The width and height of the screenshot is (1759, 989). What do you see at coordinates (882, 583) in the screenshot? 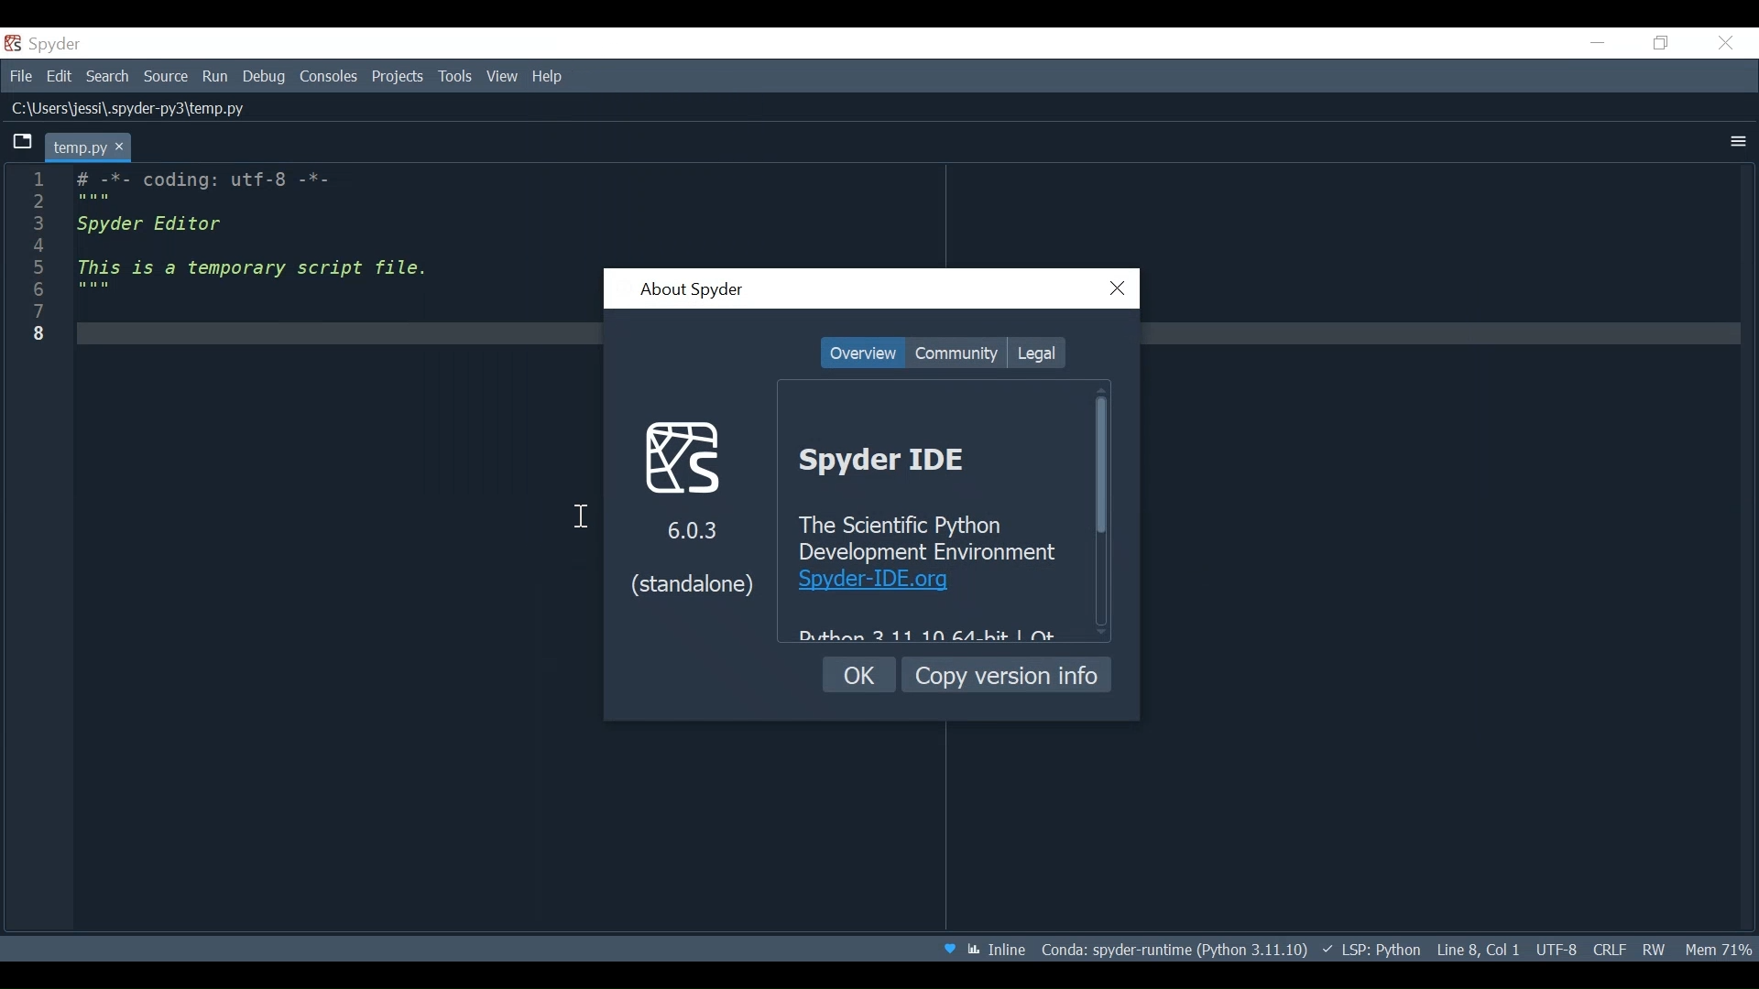
I see `hyperlink` at bounding box center [882, 583].